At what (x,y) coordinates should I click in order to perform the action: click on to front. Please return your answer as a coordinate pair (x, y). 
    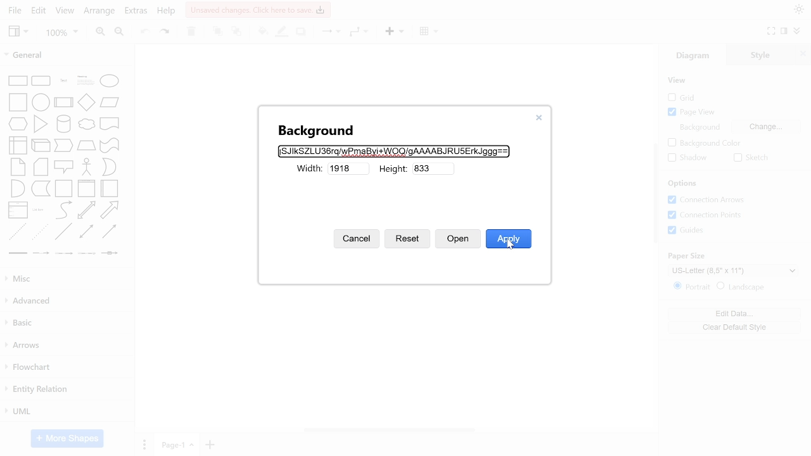
    Looking at the image, I should click on (217, 32).